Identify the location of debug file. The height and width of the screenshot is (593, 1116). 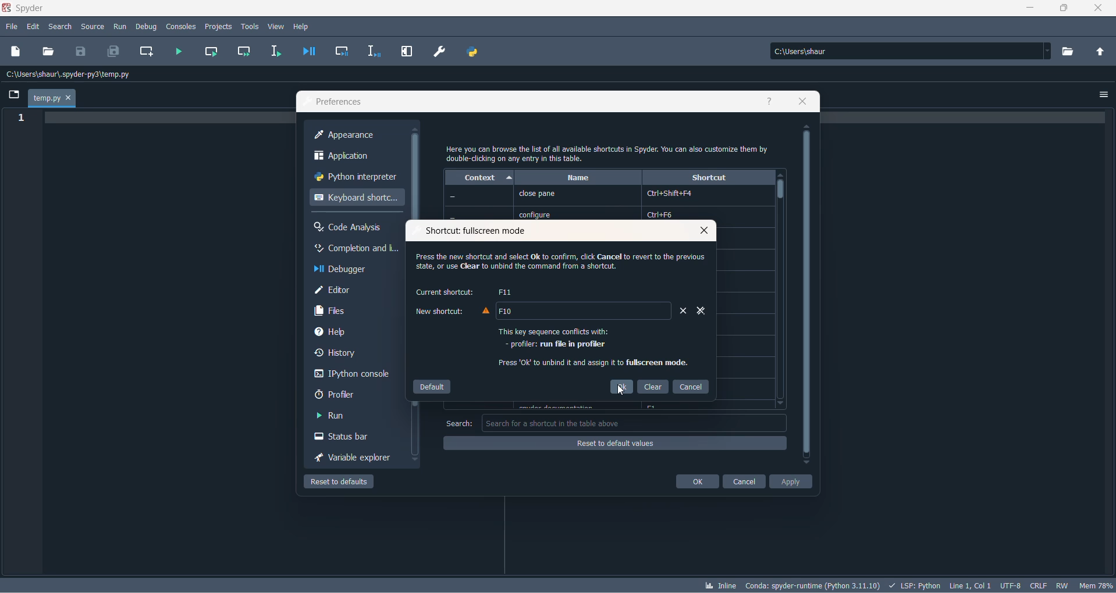
(307, 52).